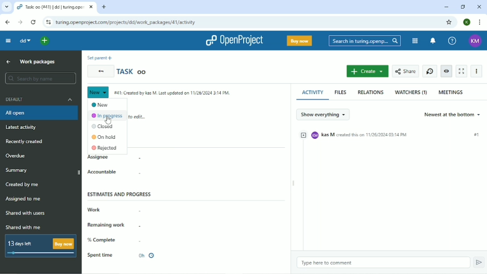  What do you see at coordinates (323, 114) in the screenshot?
I see `Show everything` at bounding box center [323, 114].